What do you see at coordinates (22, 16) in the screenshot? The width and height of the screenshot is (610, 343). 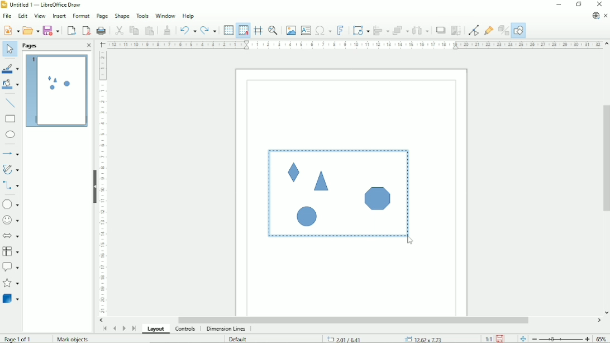 I see `Edit` at bounding box center [22, 16].